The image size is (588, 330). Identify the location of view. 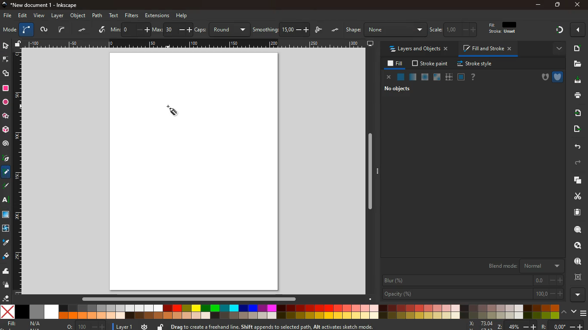
(40, 16).